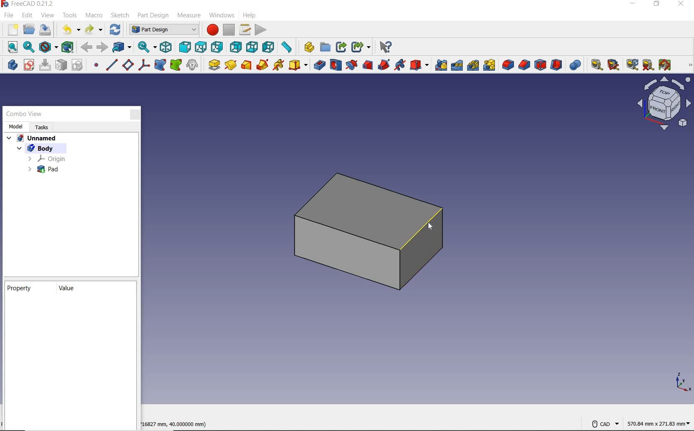 Image resolution: width=694 pixels, height=431 pixels. I want to click on clear all, so click(649, 65).